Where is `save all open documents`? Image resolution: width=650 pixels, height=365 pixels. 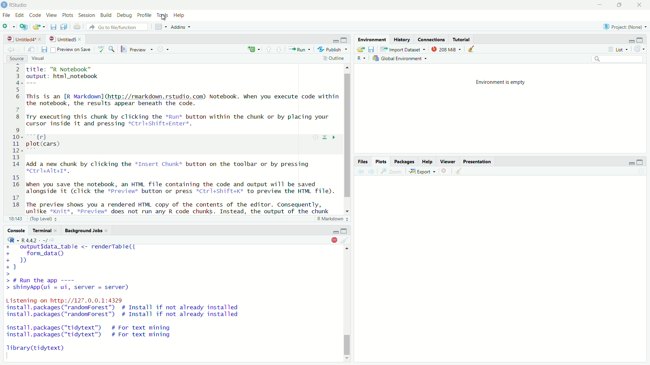
save all open documents is located at coordinates (65, 27).